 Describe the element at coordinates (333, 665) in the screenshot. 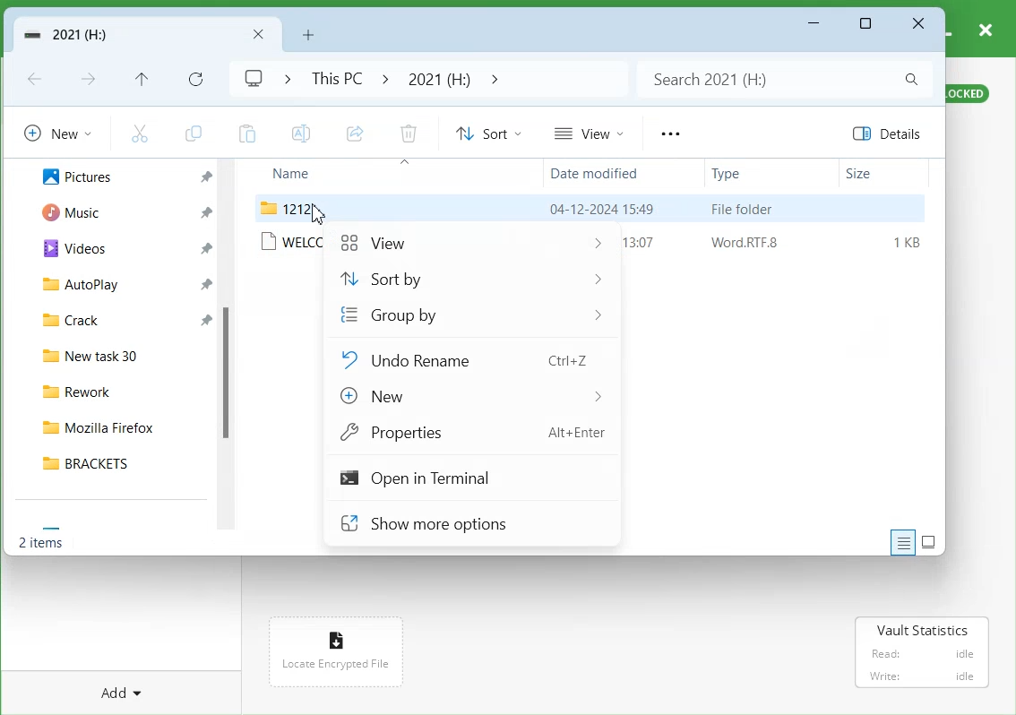

I see `Locate Encrypted File` at that location.